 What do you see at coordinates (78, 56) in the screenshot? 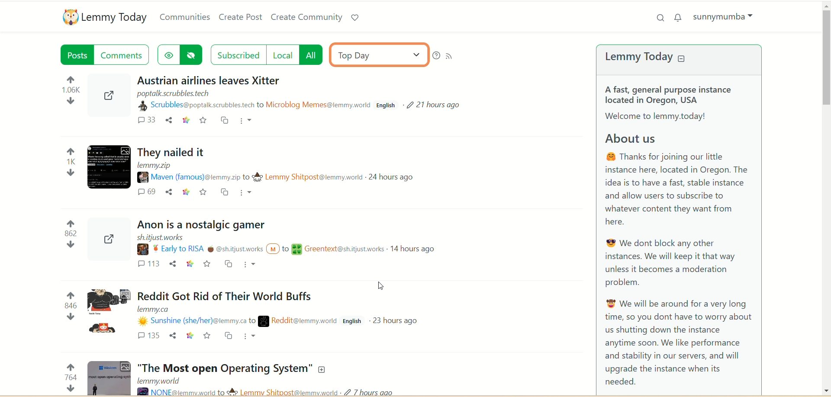
I see `posts` at bounding box center [78, 56].